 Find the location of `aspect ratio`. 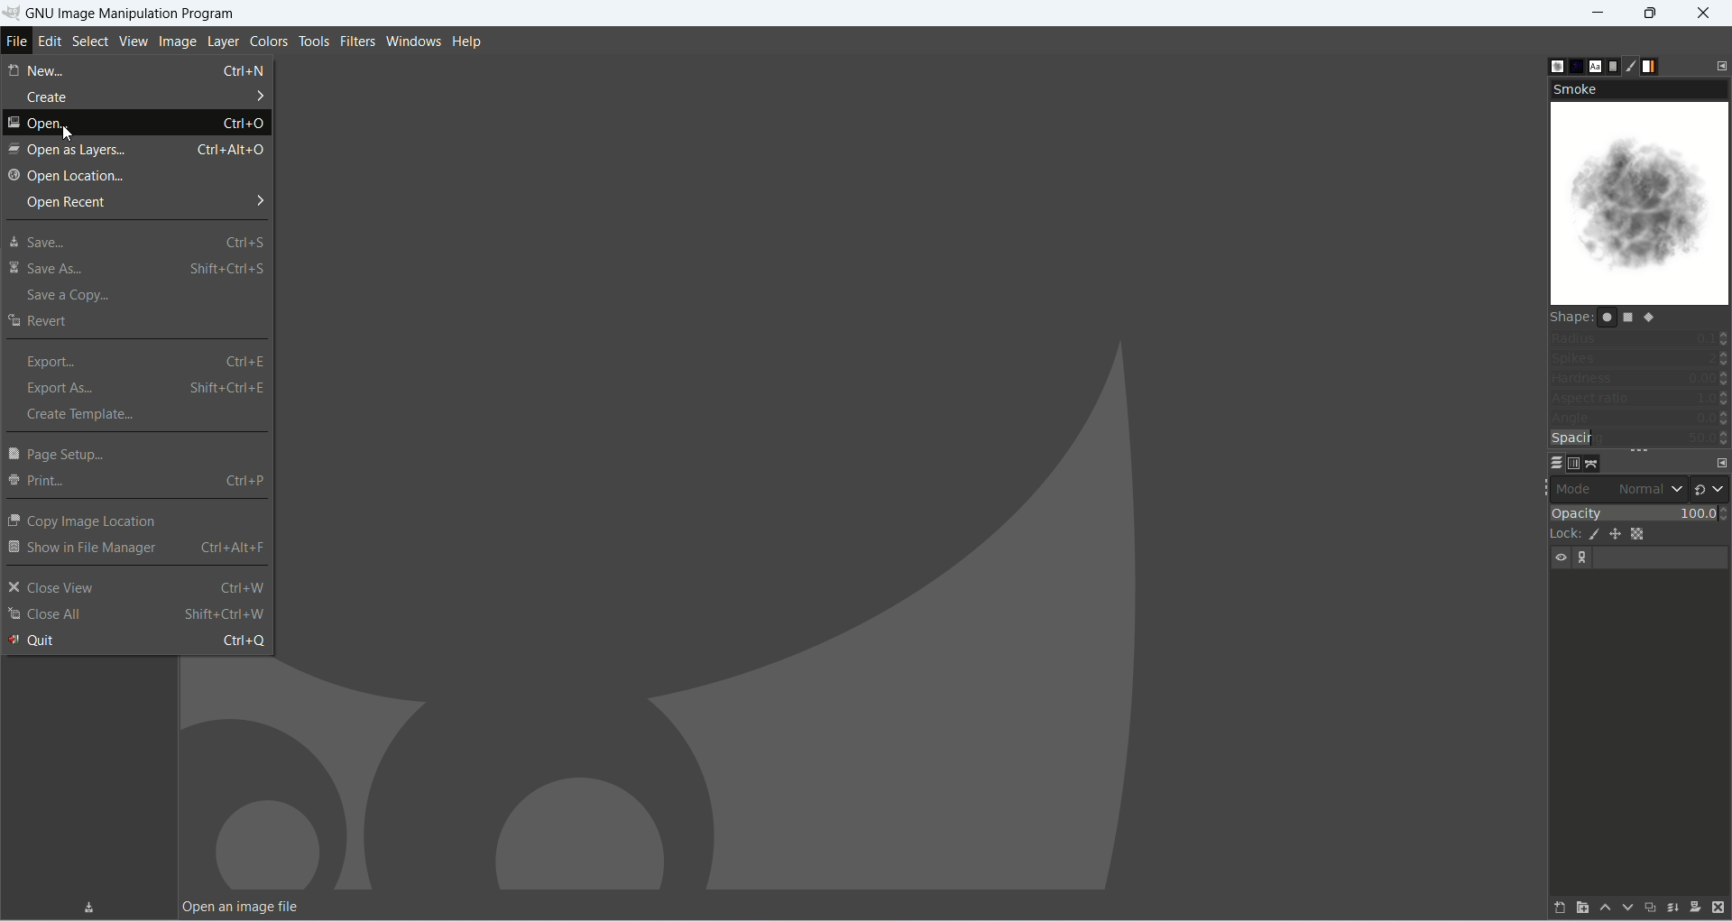

aspect ratio is located at coordinates (1641, 398).